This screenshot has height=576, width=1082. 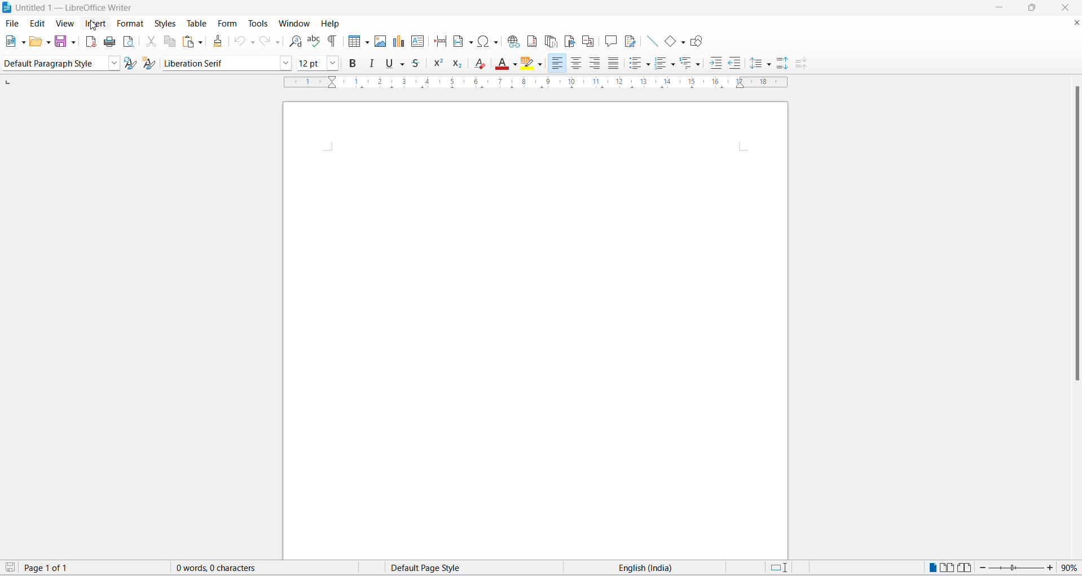 I want to click on single page view, so click(x=931, y=568).